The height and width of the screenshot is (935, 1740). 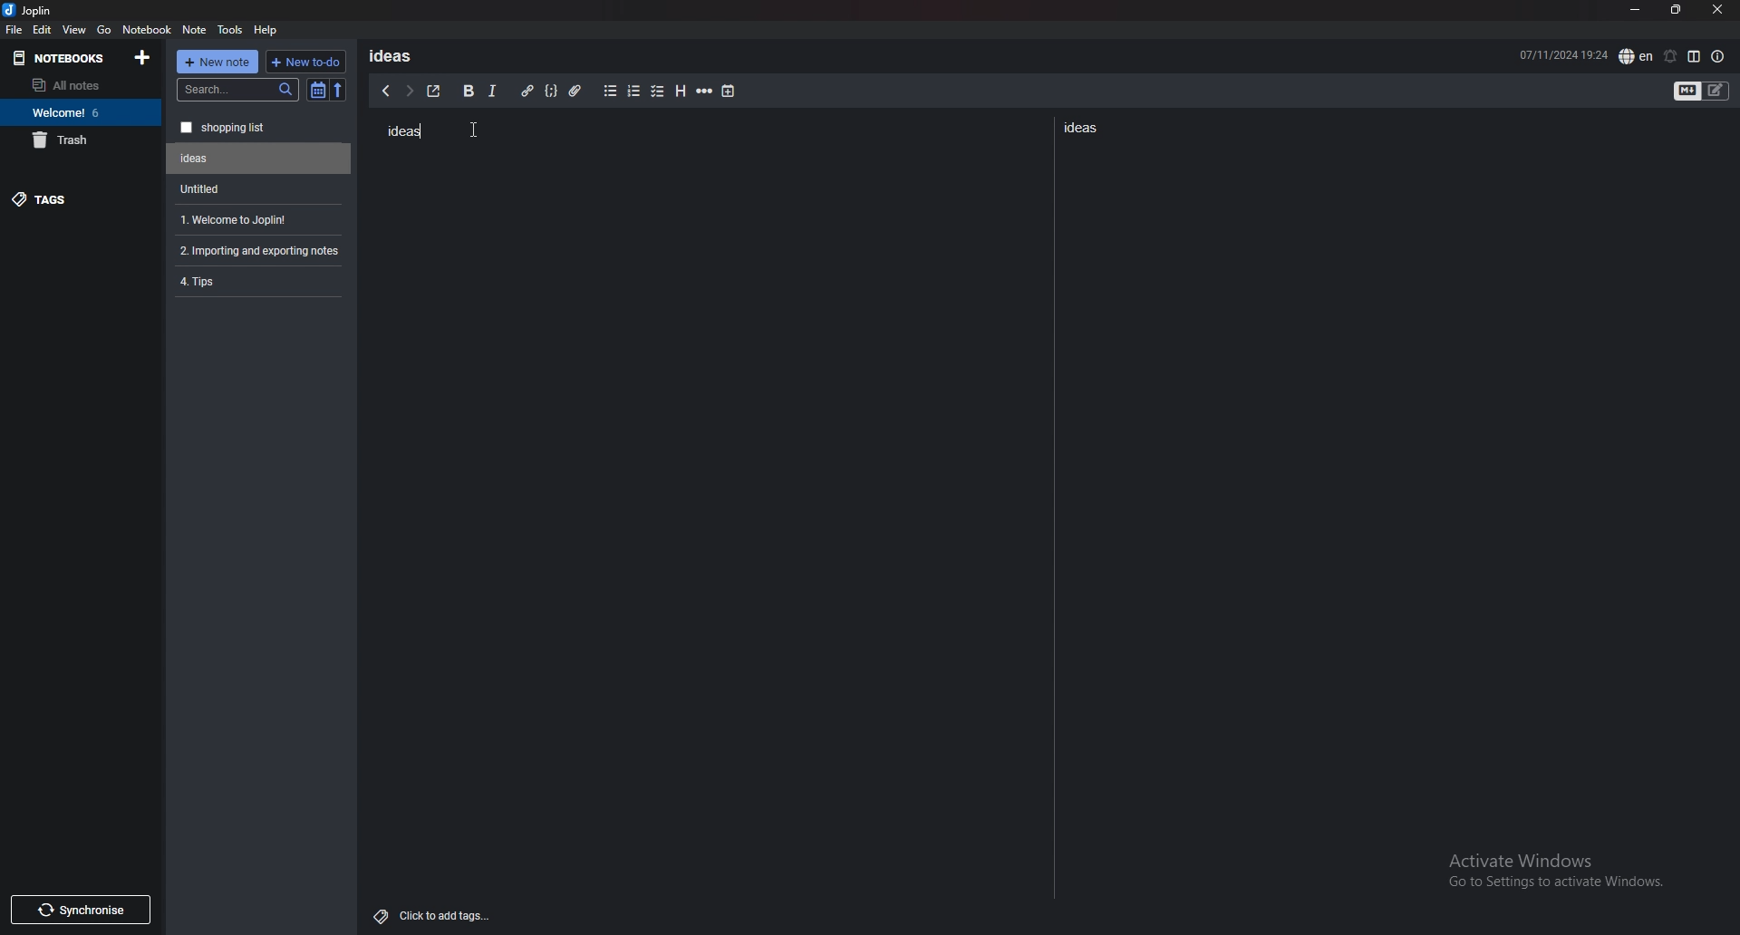 What do you see at coordinates (238, 90) in the screenshot?
I see `search bar` at bounding box center [238, 90].